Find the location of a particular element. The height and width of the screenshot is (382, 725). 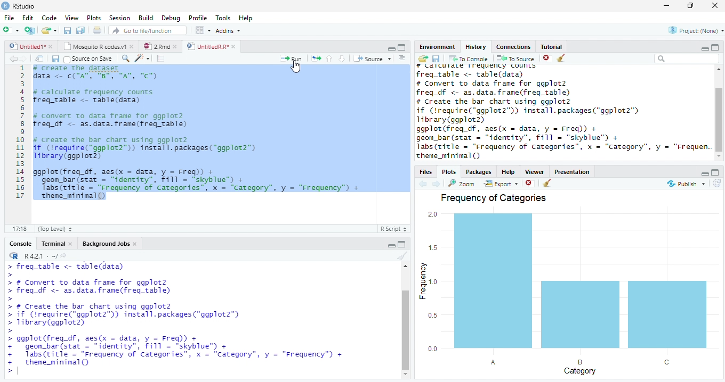

Maximize is located at coordinates (716, 47).